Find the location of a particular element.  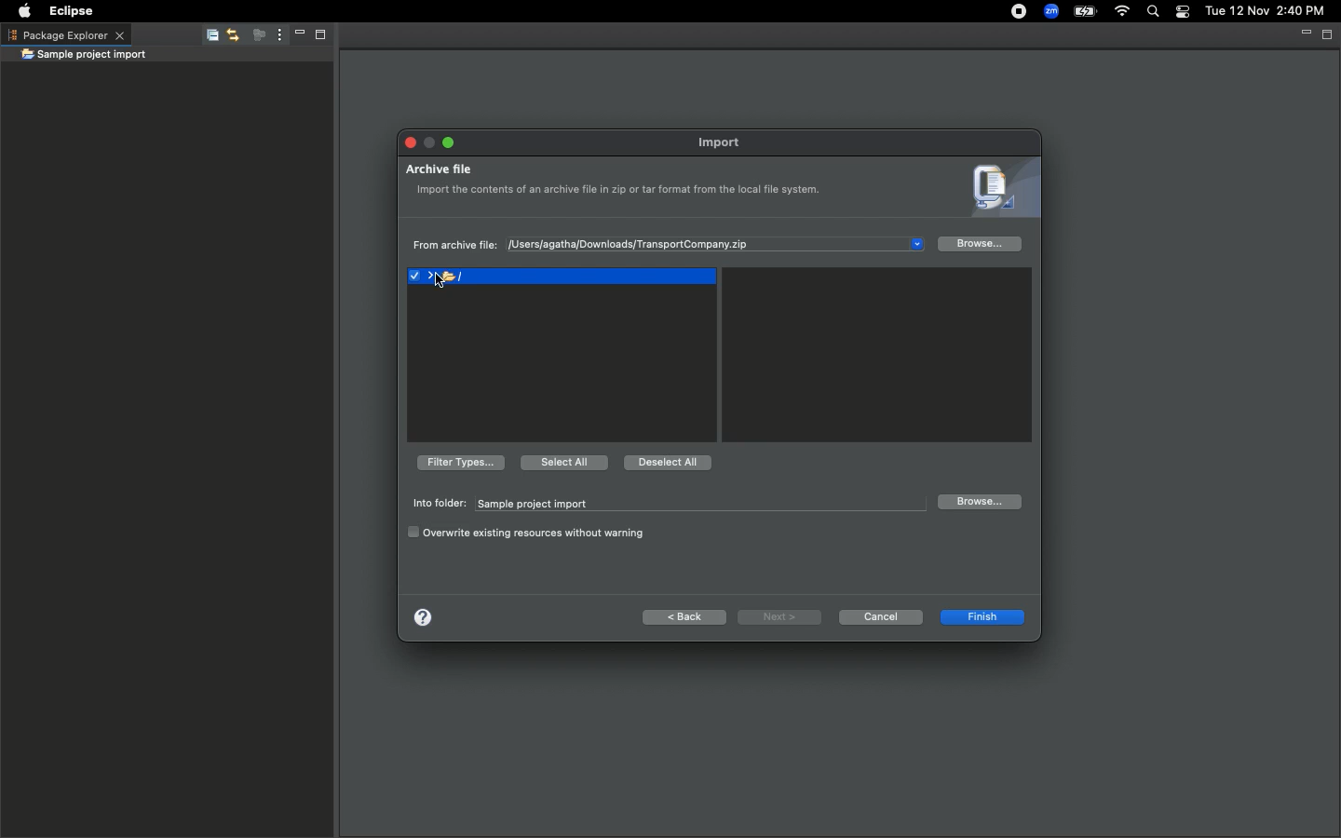

Minimize is located at coordinates (429, 139).